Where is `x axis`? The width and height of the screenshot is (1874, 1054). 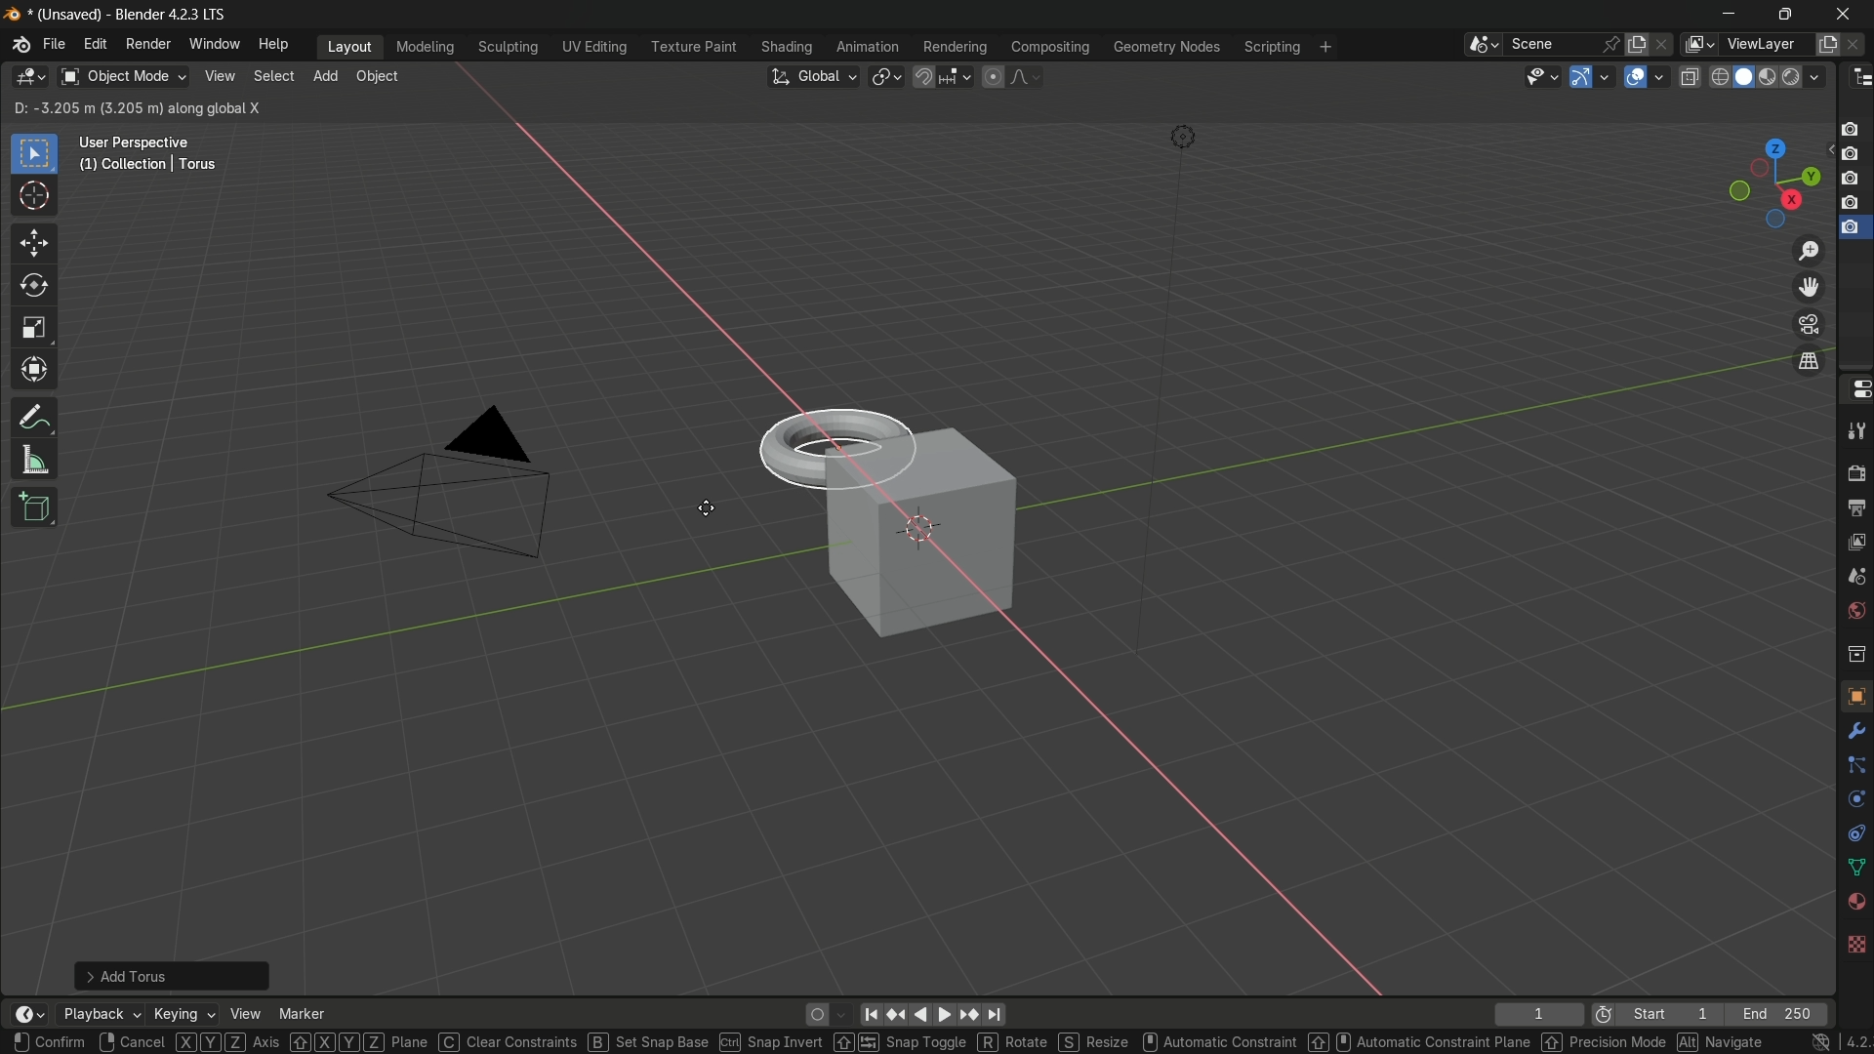 x axis is located at coordinates (647, 252).